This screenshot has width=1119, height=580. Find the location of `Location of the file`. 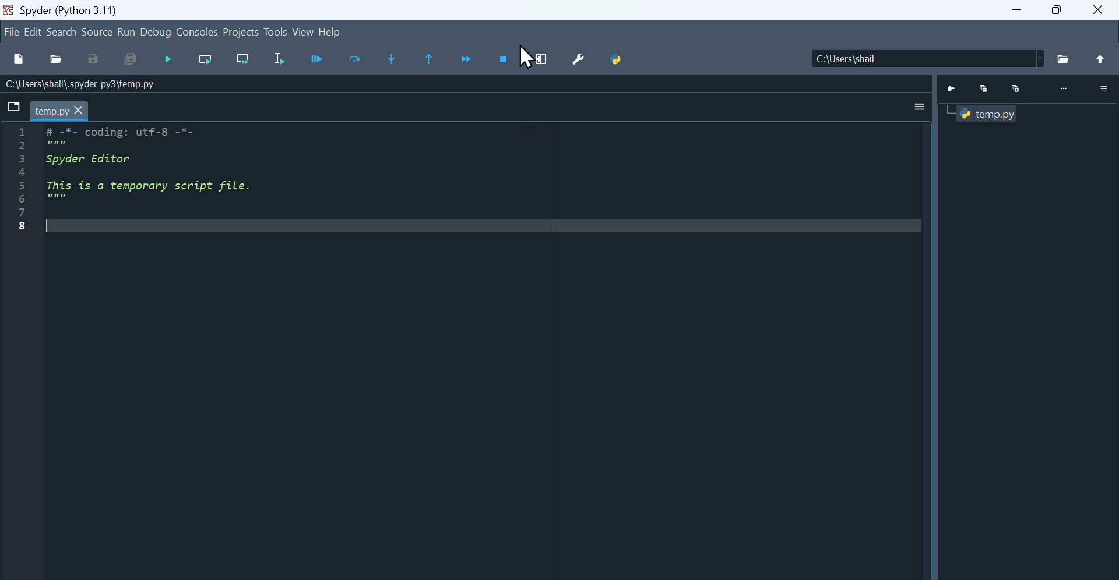

Location of the file is located at coordinates (961, 60).